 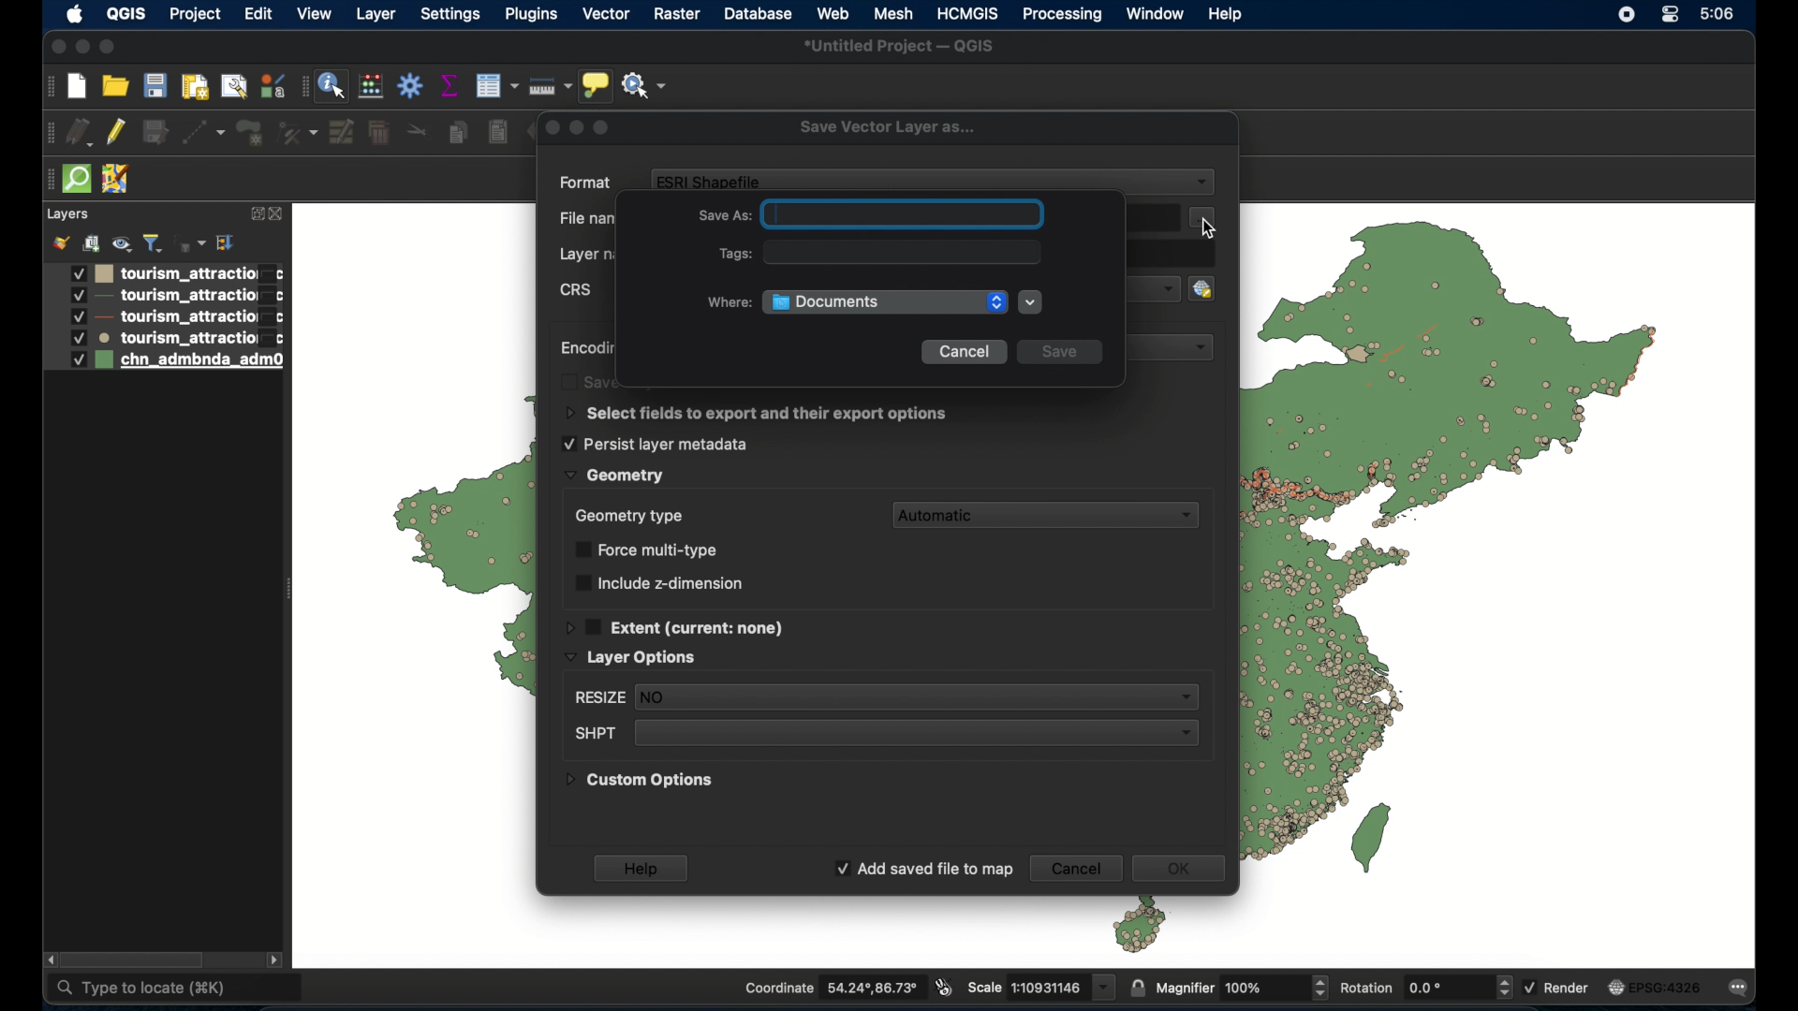 I want to click on identify feature, so click(x=332, y=85).